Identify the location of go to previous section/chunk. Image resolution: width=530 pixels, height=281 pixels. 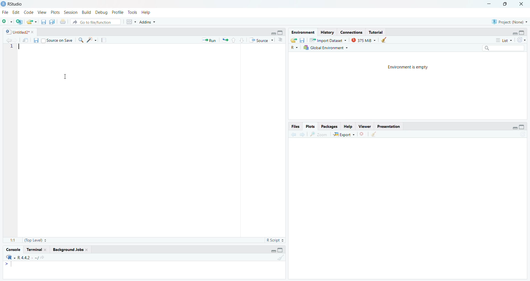
(233, 41).